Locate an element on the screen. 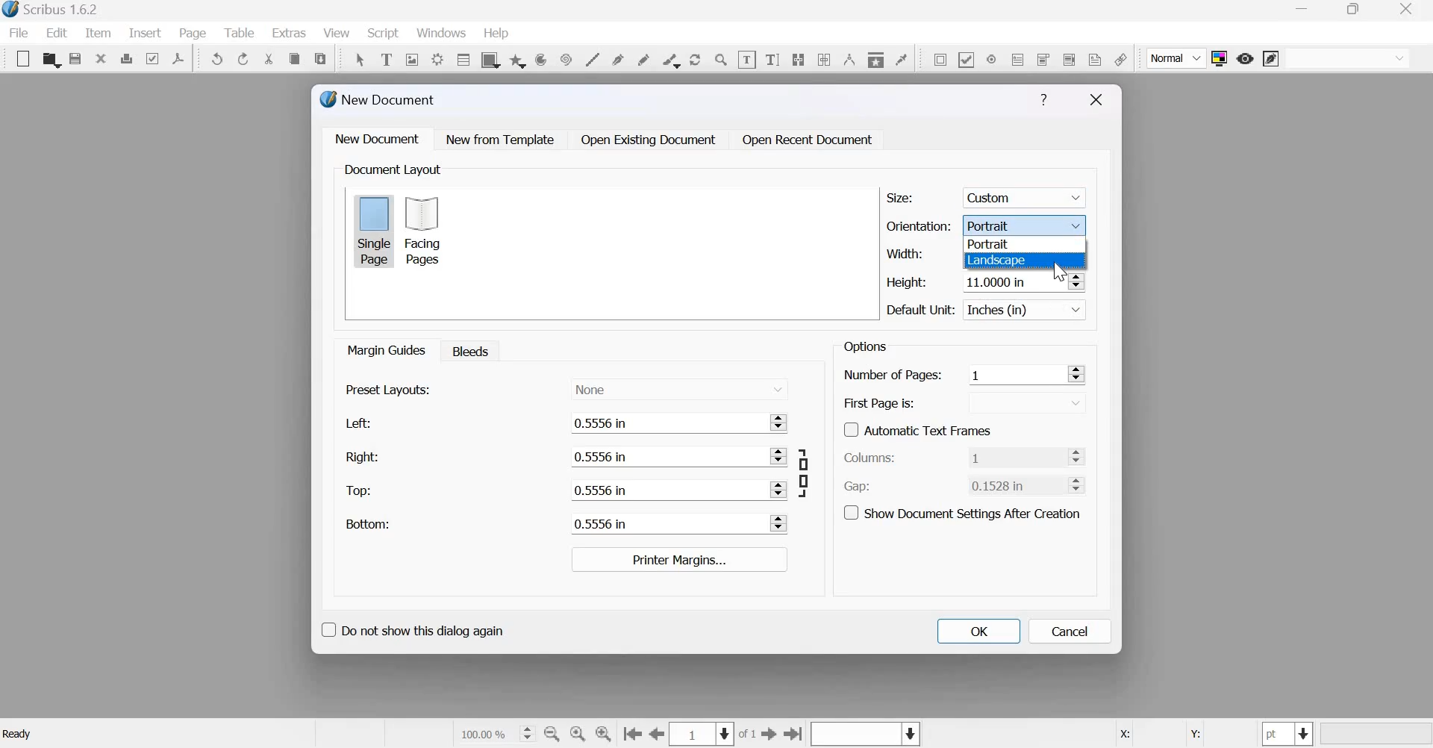 Image resolution: width=1433 pixels, height=748 pixels. Increase and Decrease is located at coordinates (778, 422).